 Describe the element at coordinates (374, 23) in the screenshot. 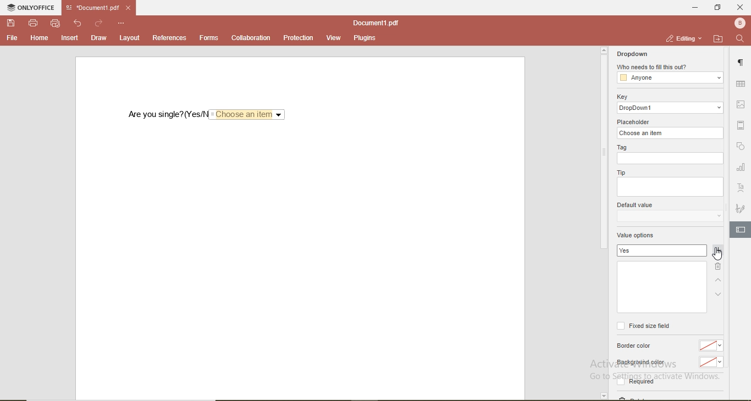

I see `document` at that location.